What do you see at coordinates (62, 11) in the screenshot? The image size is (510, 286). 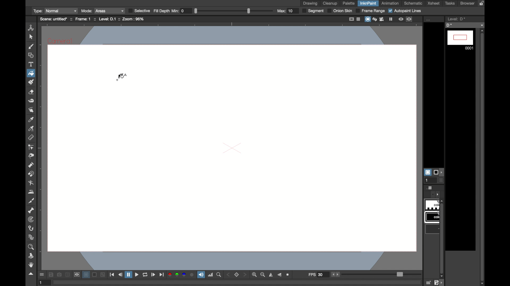 I see `Normal` at bounding box center [62, 11].